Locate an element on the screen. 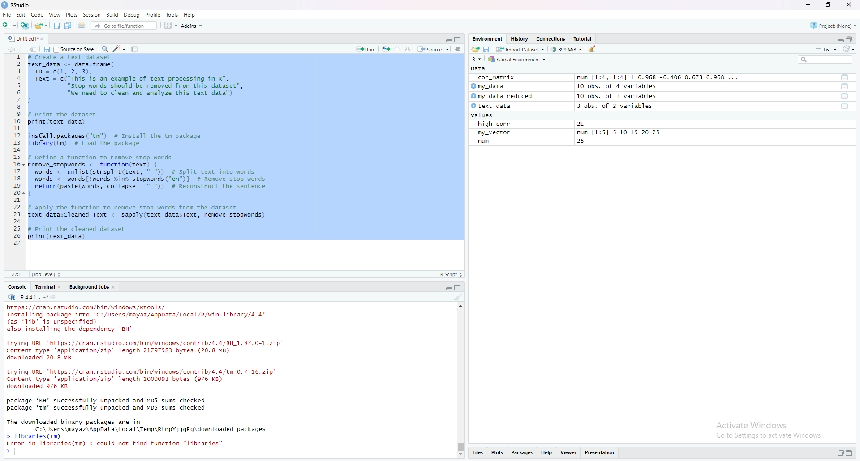 Image resolution: width=860 pixels, height=461 pixels. session is located at coordinates (92, 14).